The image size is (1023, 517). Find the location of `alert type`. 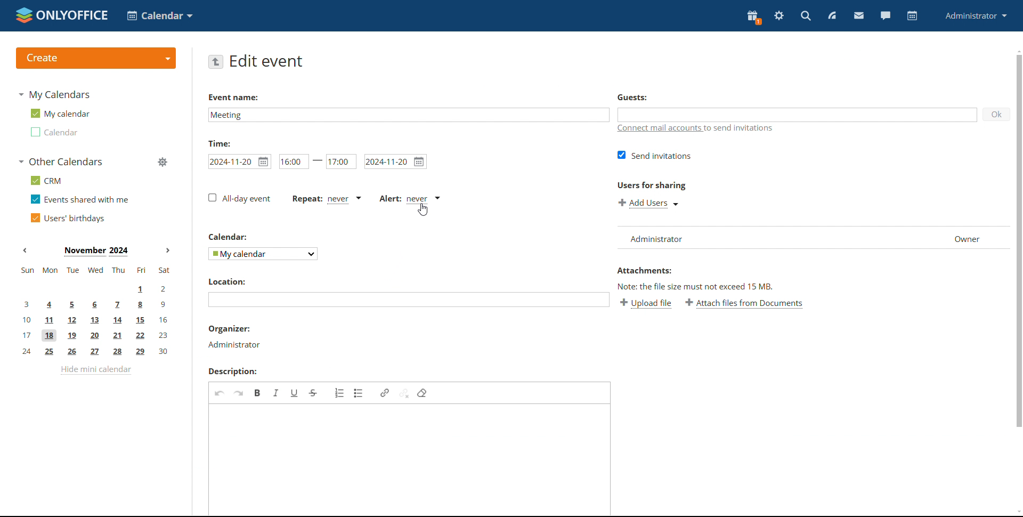

alert type is located at coordinates (410, 199).